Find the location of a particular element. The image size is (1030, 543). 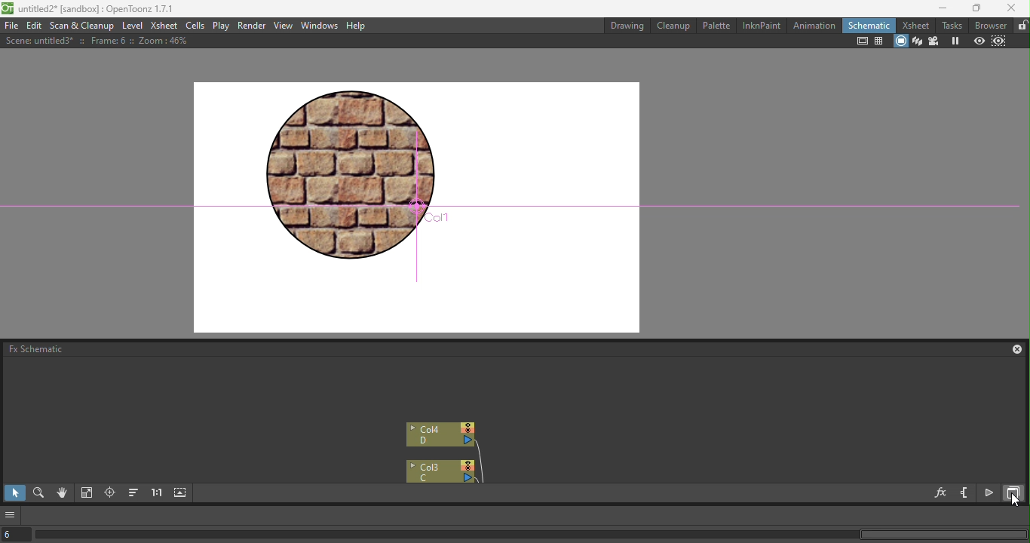

3D view is located at coordinates (918, 41).